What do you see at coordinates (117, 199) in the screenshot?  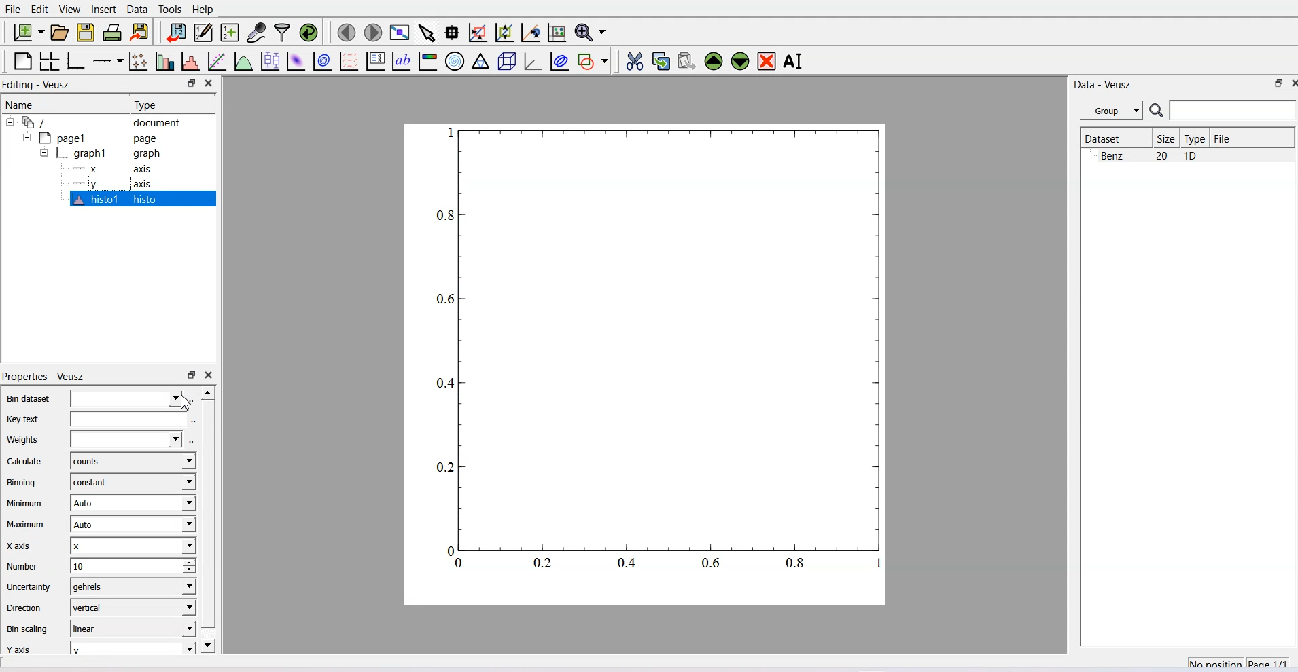 I see `histo1 histo` at bounding box center [117, 199].